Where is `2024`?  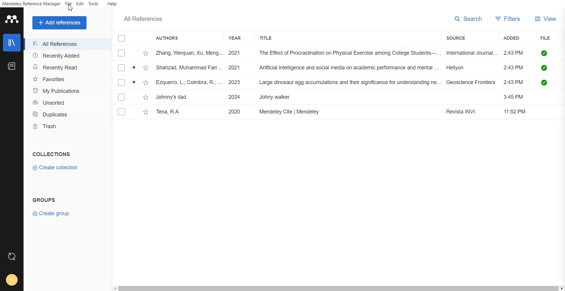
2024 is located at coordinates (235, 97).